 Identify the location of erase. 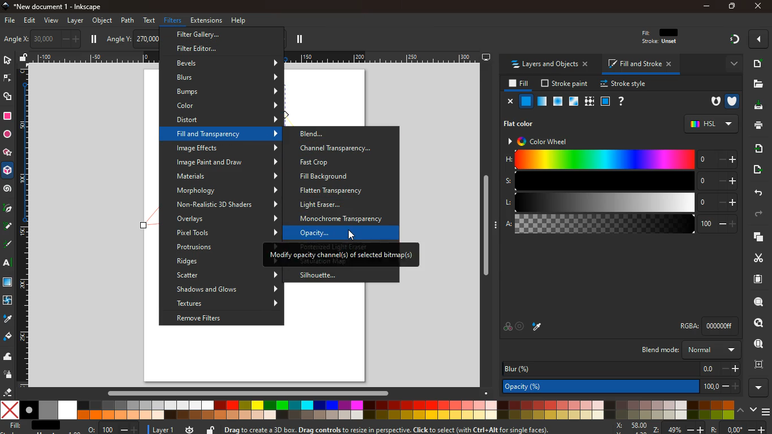
(8, 392).